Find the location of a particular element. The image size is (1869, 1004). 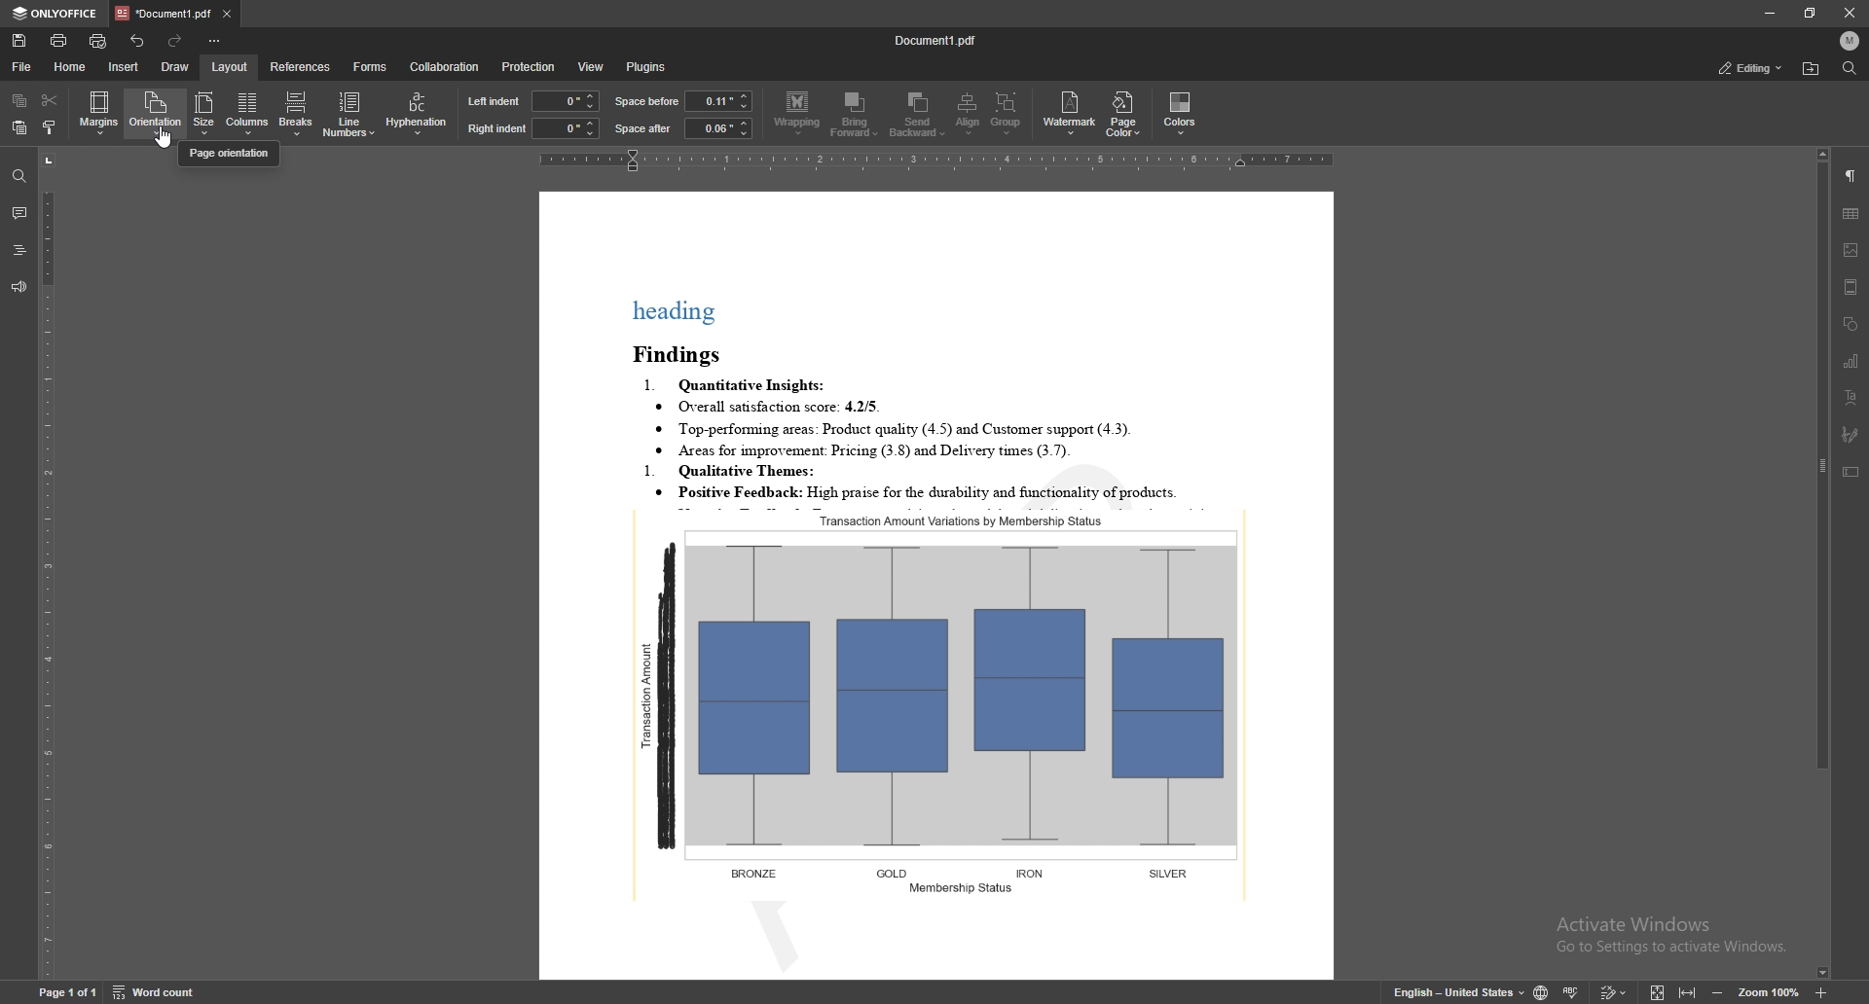

bring forward is located at coordinates (854, 115).